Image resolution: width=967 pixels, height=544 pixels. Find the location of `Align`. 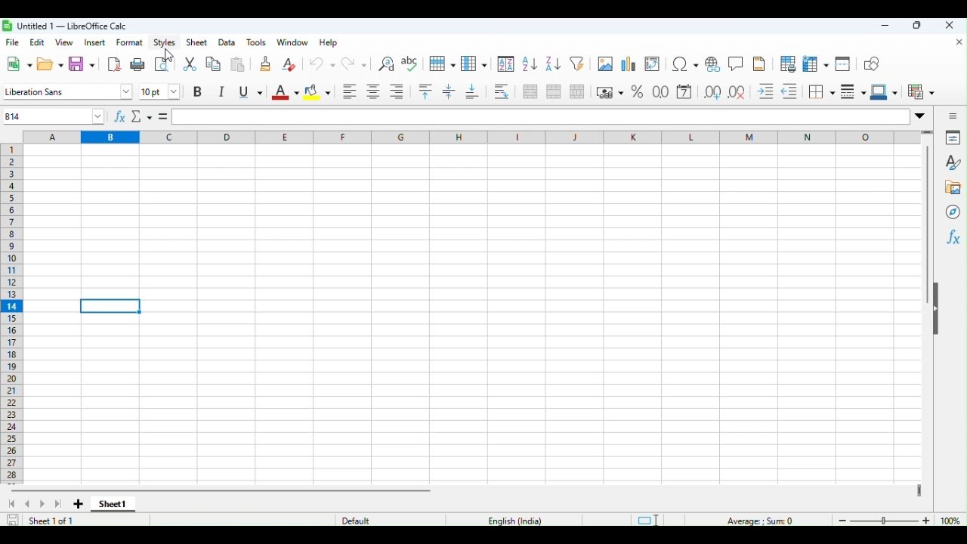

Align is located at coordinates (395, 92).